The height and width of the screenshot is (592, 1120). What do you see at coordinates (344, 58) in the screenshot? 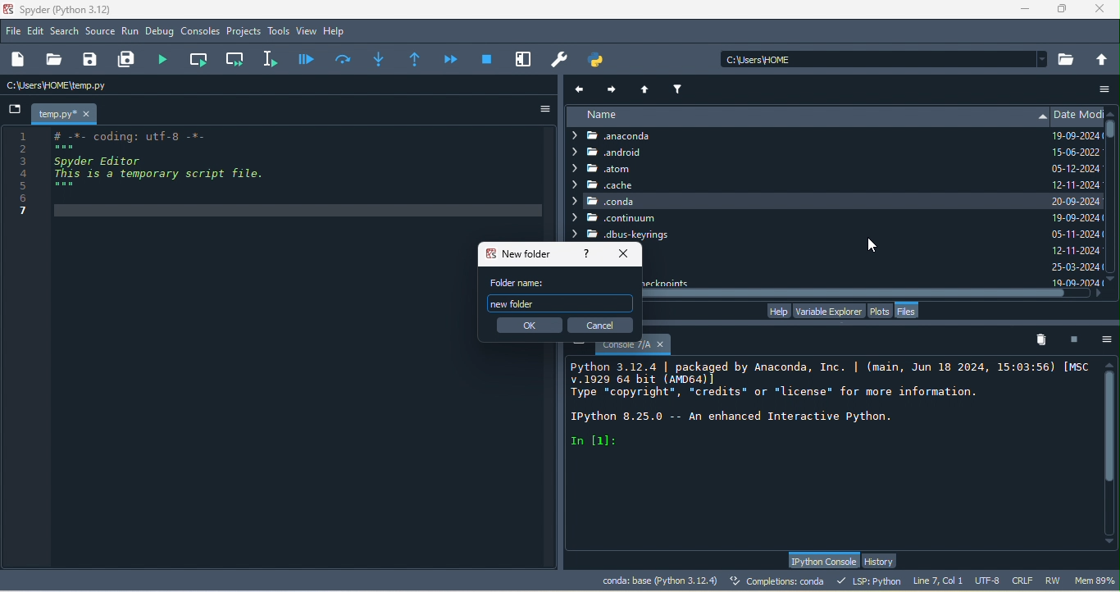
I see `execute current line ` at bounding box center [344, 58].